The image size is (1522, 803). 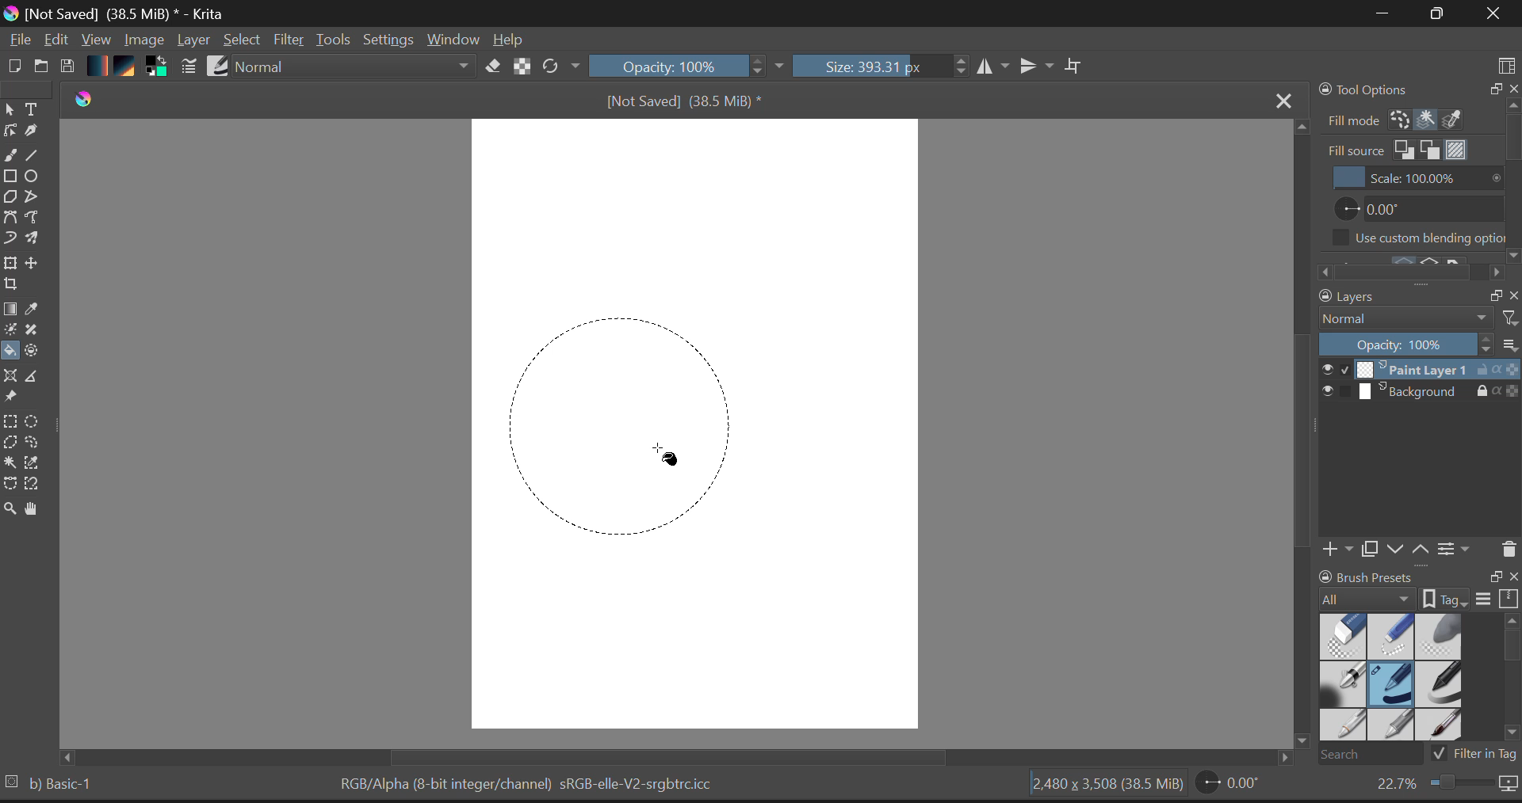 What do you see at coordinates (38, 267) in the screenshot?
I see `Move Layer` at bounding box center [38, 267].